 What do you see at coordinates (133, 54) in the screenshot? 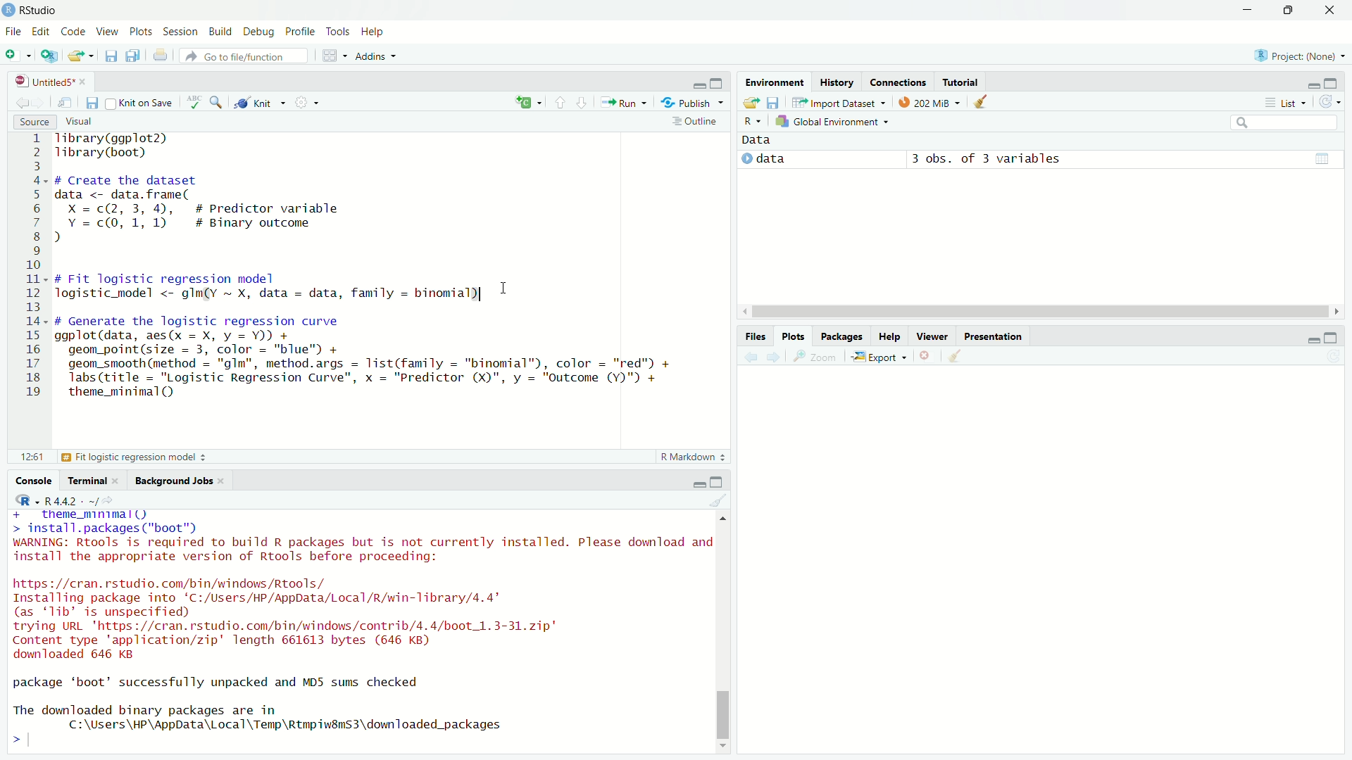
I see `Save all open documents` at bounding box center [133, 54].